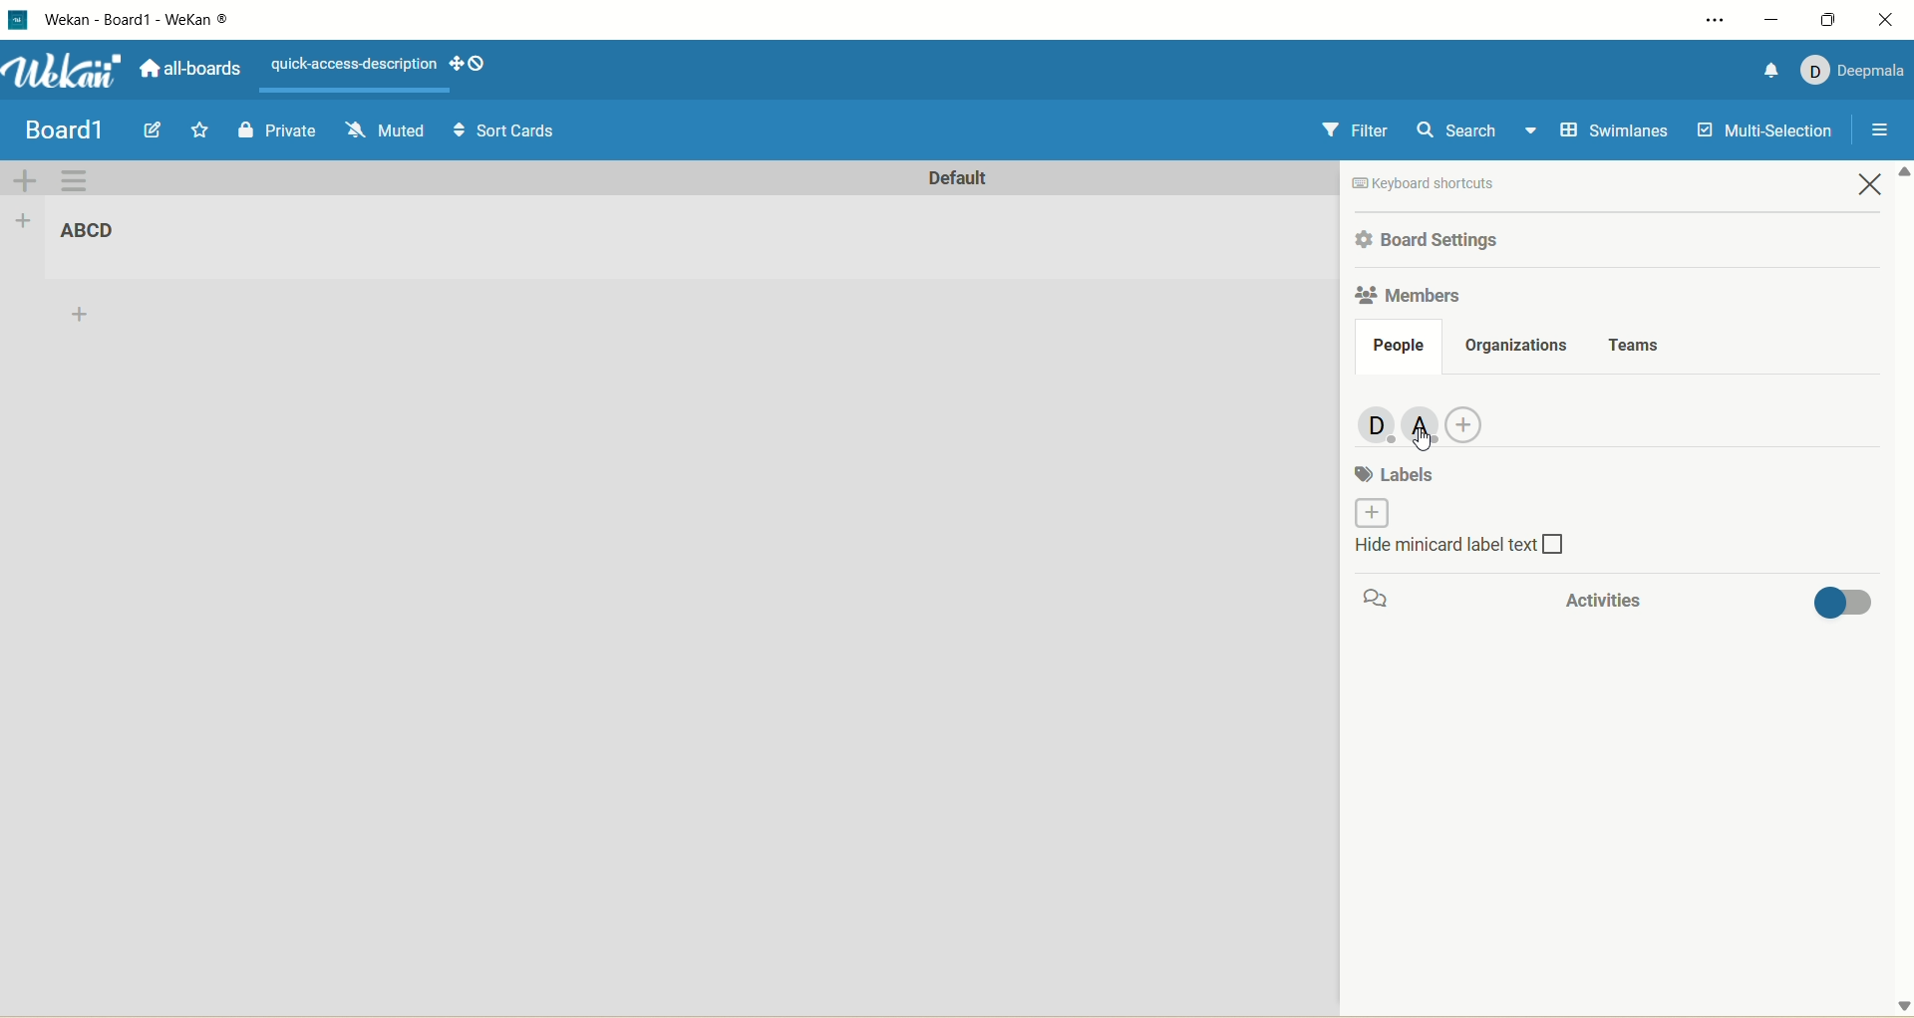 The height and width of the screenshot is (1018, 1914). What do you see at coordinates (1408, 298) in the screenshot?
I see `members` at bounding box center [1408, 298].